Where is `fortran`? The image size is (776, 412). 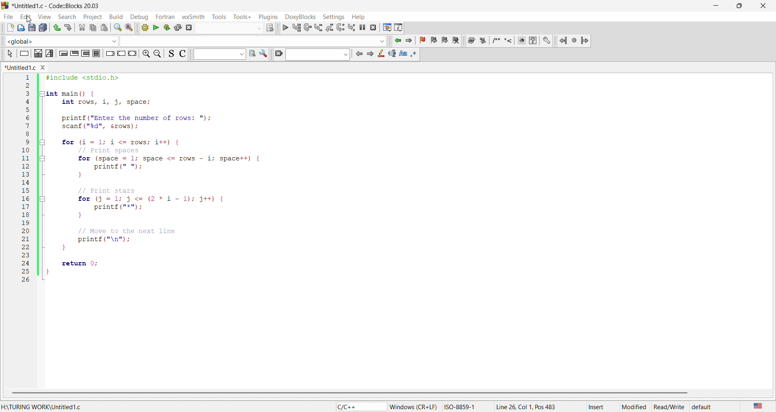
fortran is located at coordinates (165, 16).